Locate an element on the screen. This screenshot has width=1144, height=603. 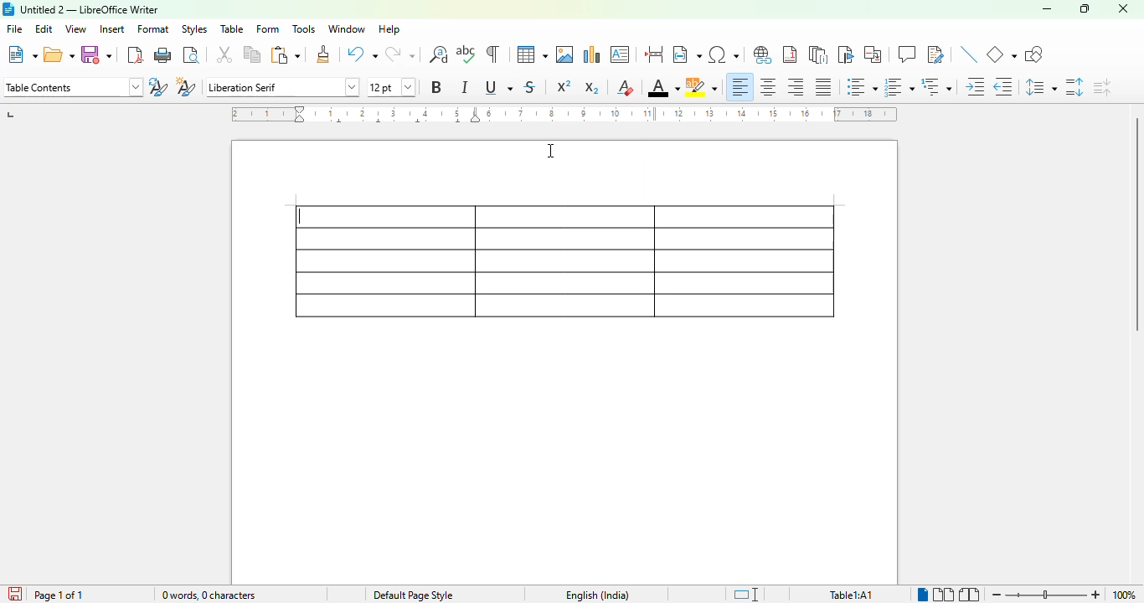
insert hyperlink is located at coordinates (763, 54).